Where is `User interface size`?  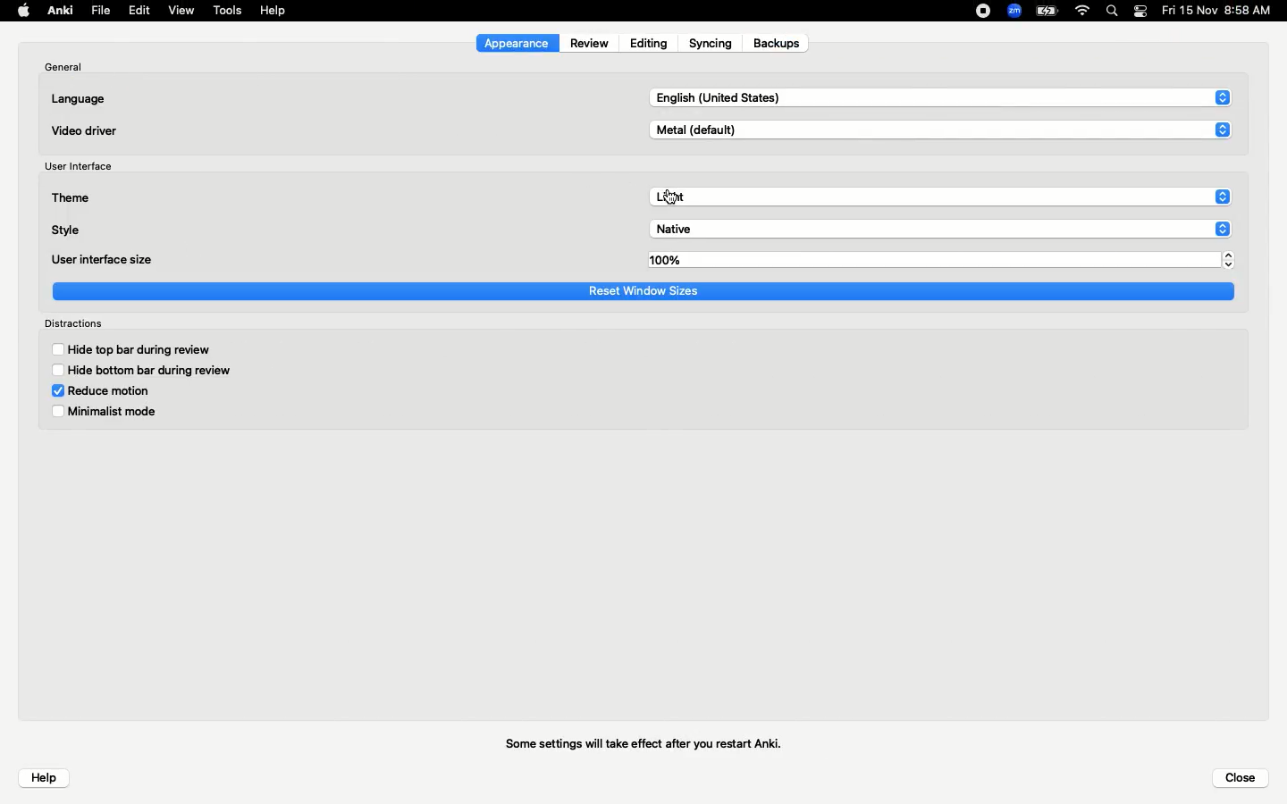 User interface size is located at coordinates (104, 260).